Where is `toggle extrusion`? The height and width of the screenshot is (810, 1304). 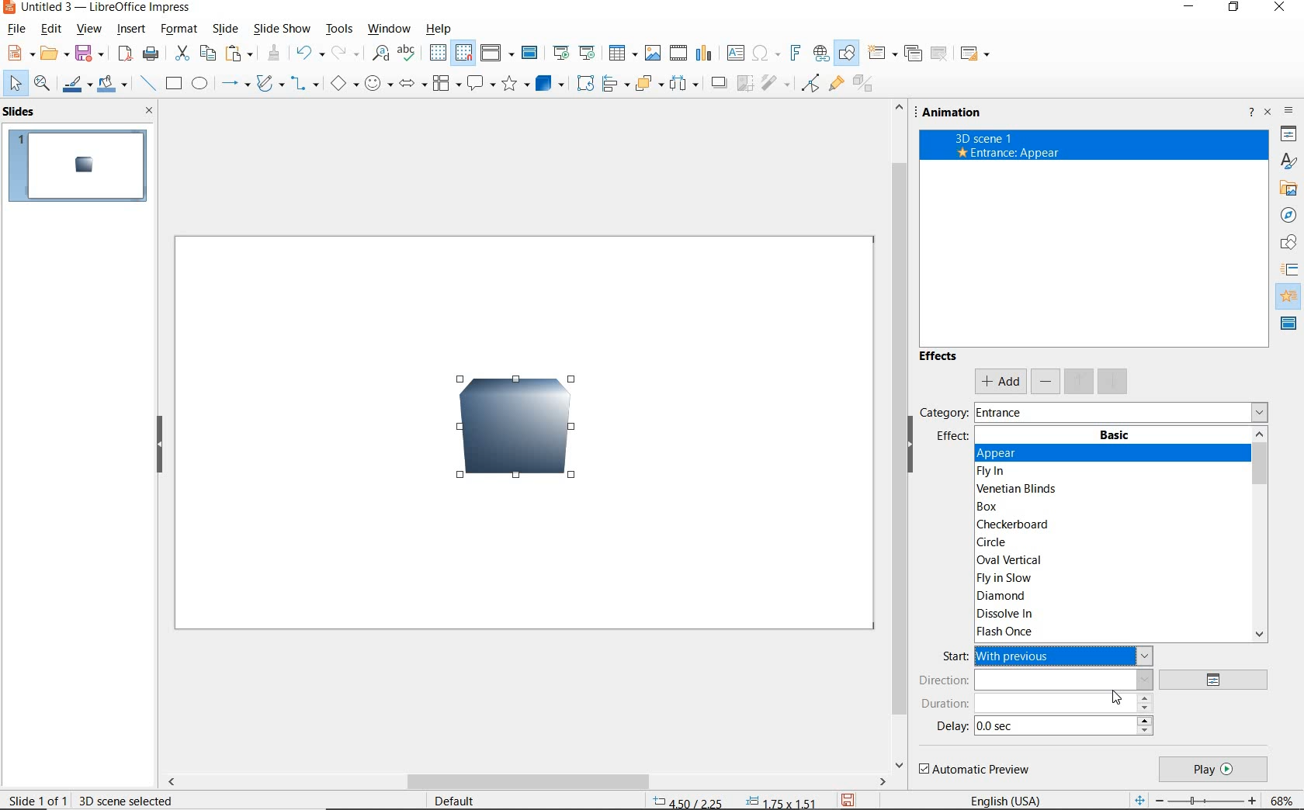
toggle extrusion is located at coordinates (865, 86).